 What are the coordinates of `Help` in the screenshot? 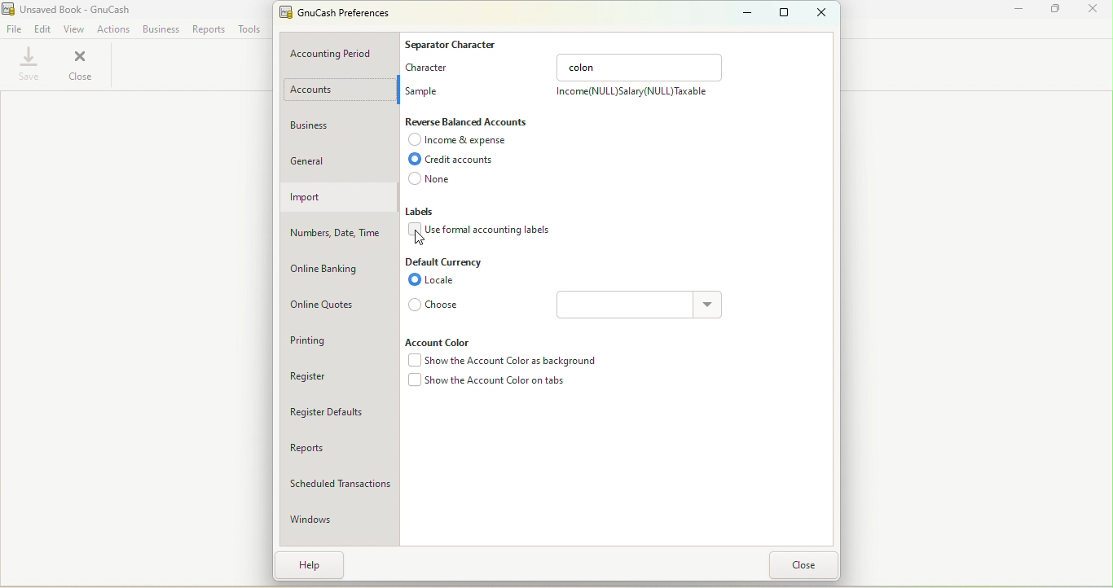 It's located at (311, 564).